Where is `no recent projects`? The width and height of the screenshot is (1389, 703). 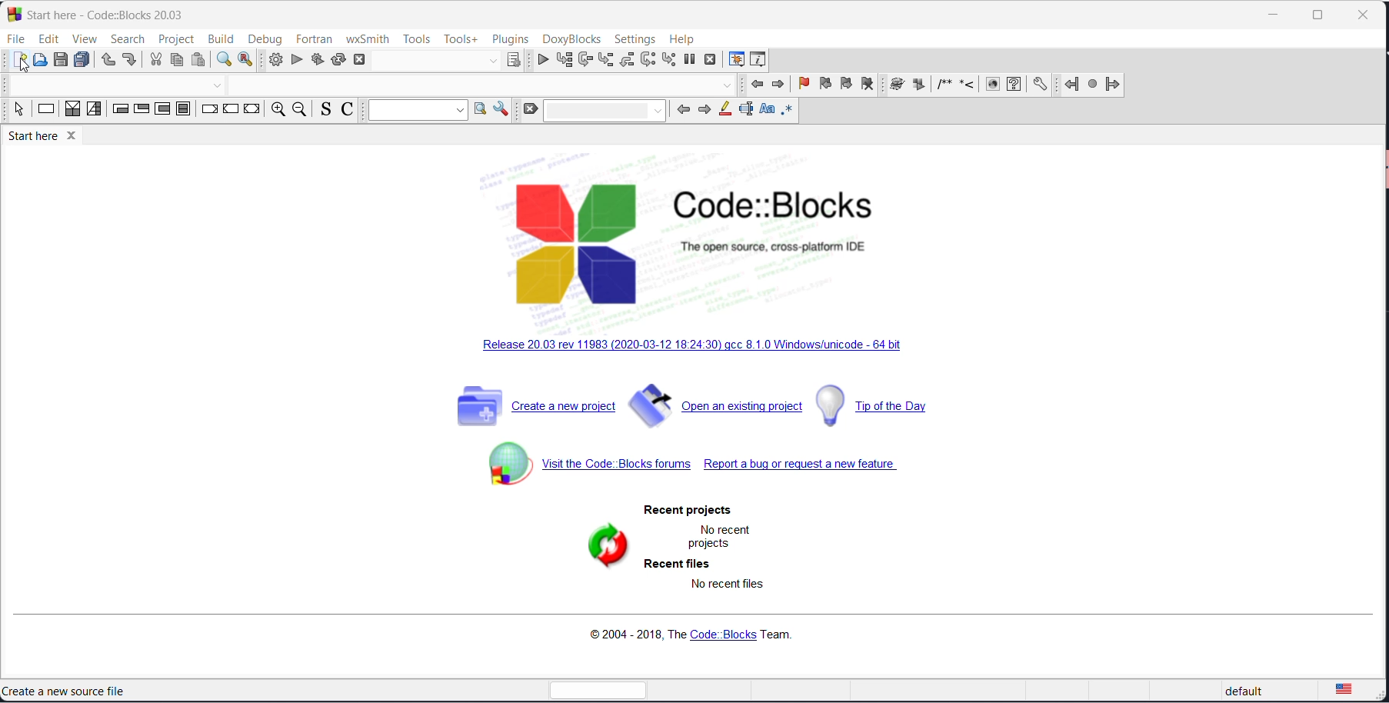
no recent projects is located at coordinates (722, 538).